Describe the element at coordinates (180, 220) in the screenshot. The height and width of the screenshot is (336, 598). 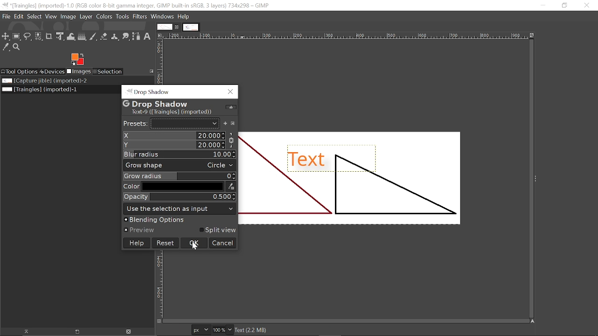
I see `Blending options` at that location.